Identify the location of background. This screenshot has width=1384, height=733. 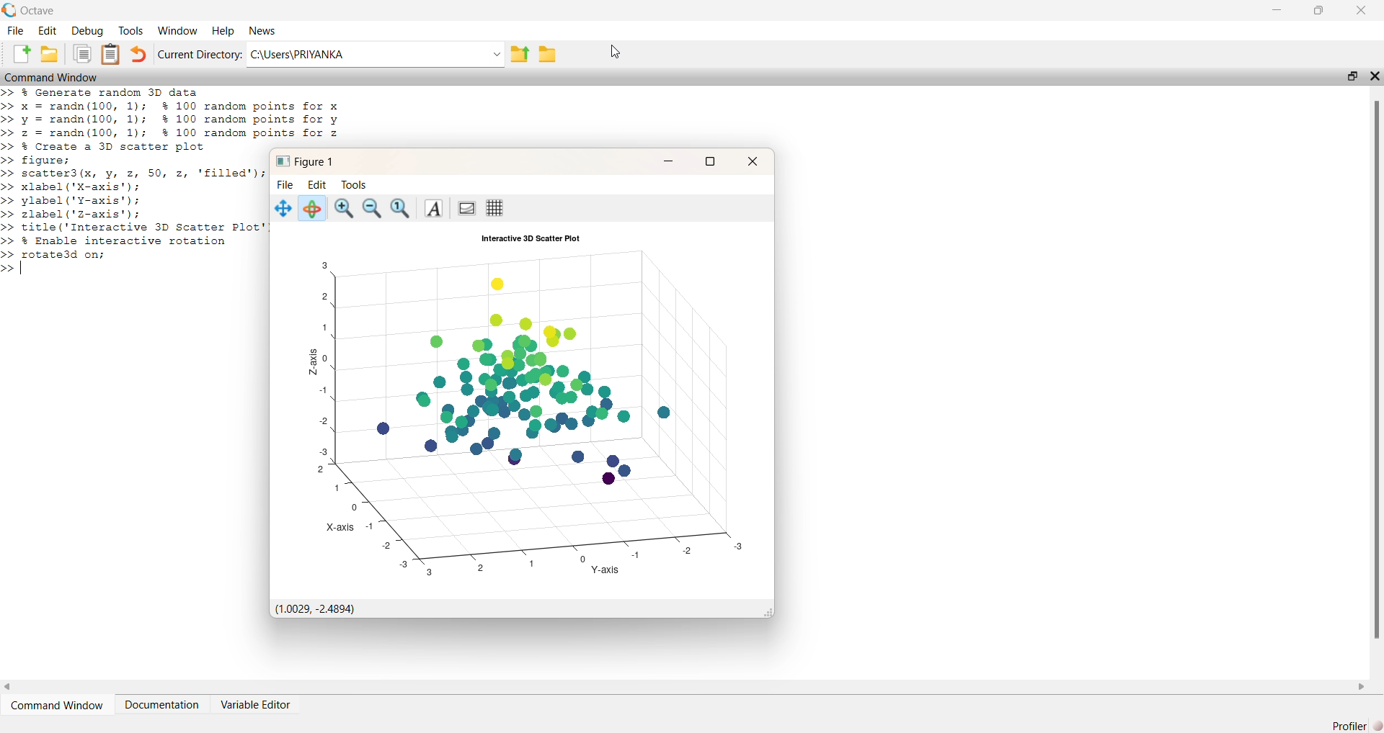
(465, 209).